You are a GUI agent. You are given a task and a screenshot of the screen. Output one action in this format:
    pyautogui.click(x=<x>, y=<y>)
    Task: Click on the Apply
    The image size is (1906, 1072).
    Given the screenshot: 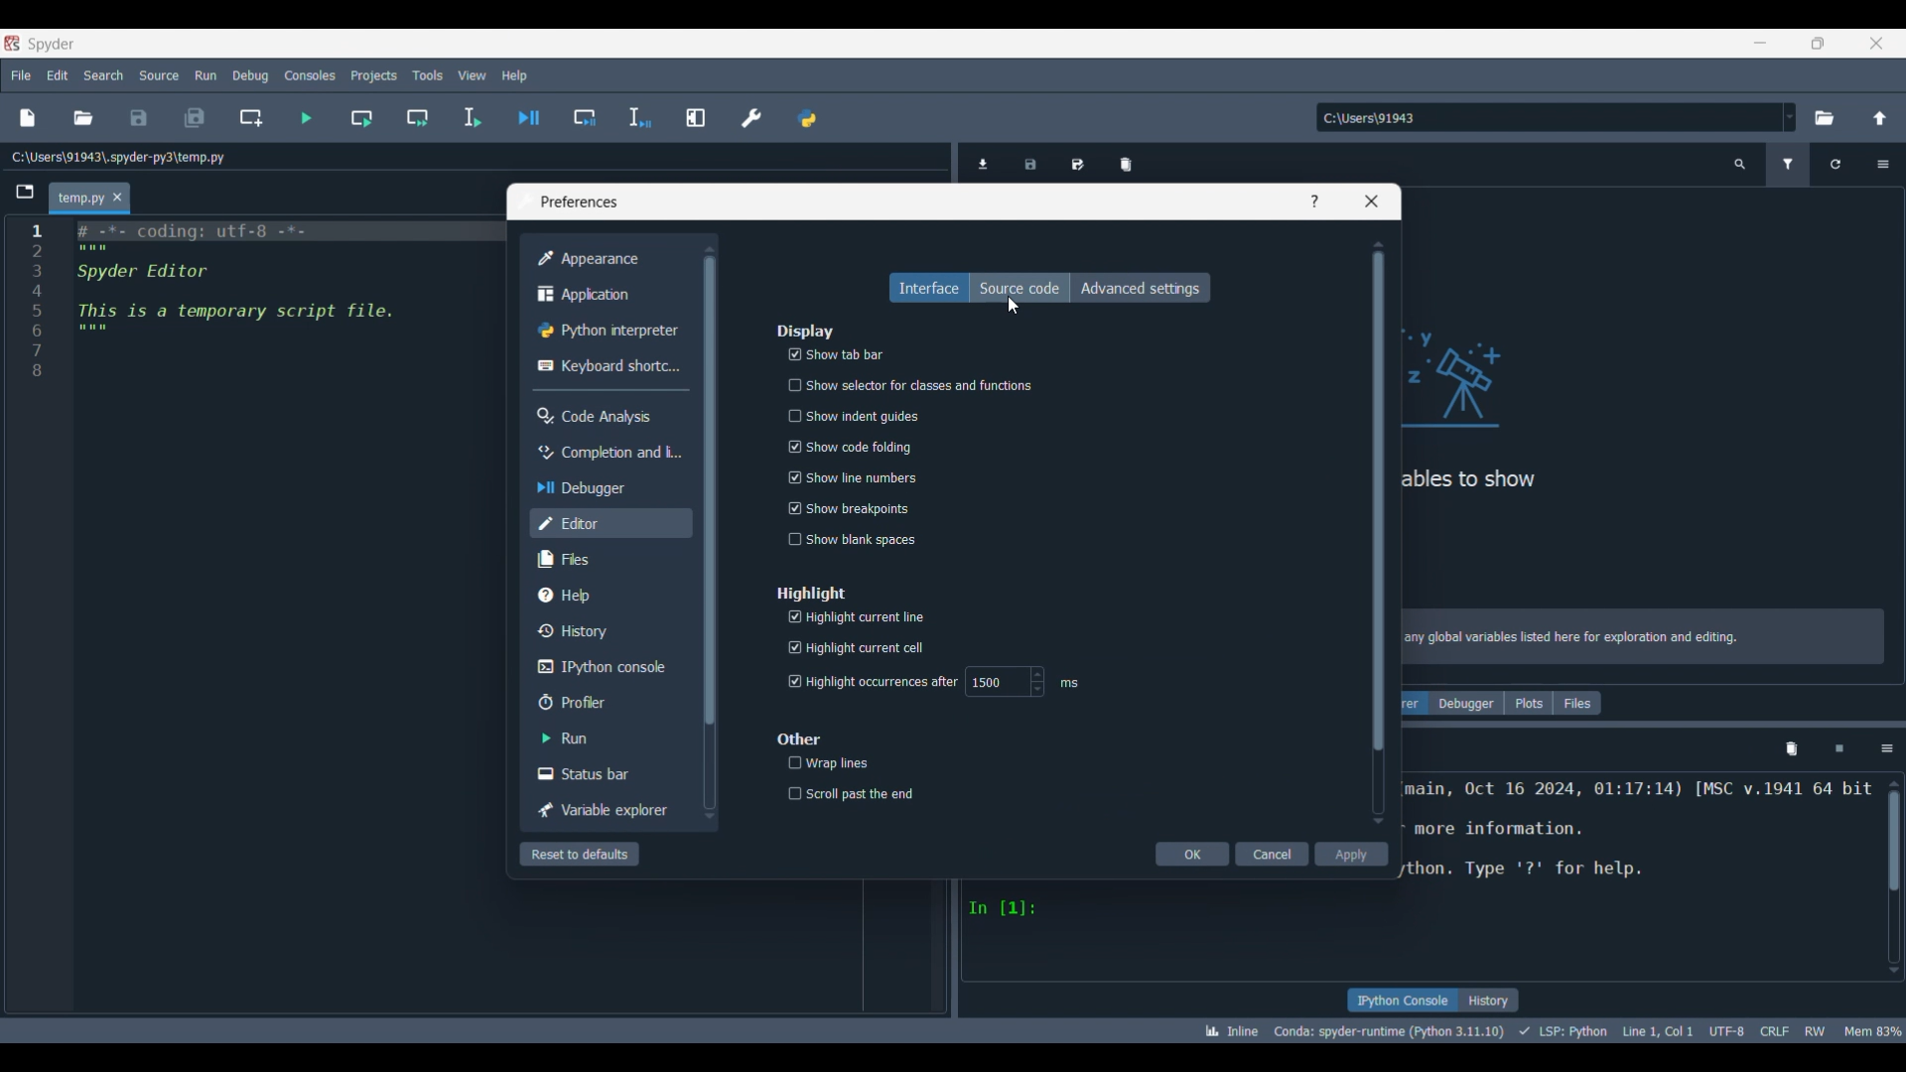 What is the action you would take?
    pyautogui.click(x=1351, y=855)
    